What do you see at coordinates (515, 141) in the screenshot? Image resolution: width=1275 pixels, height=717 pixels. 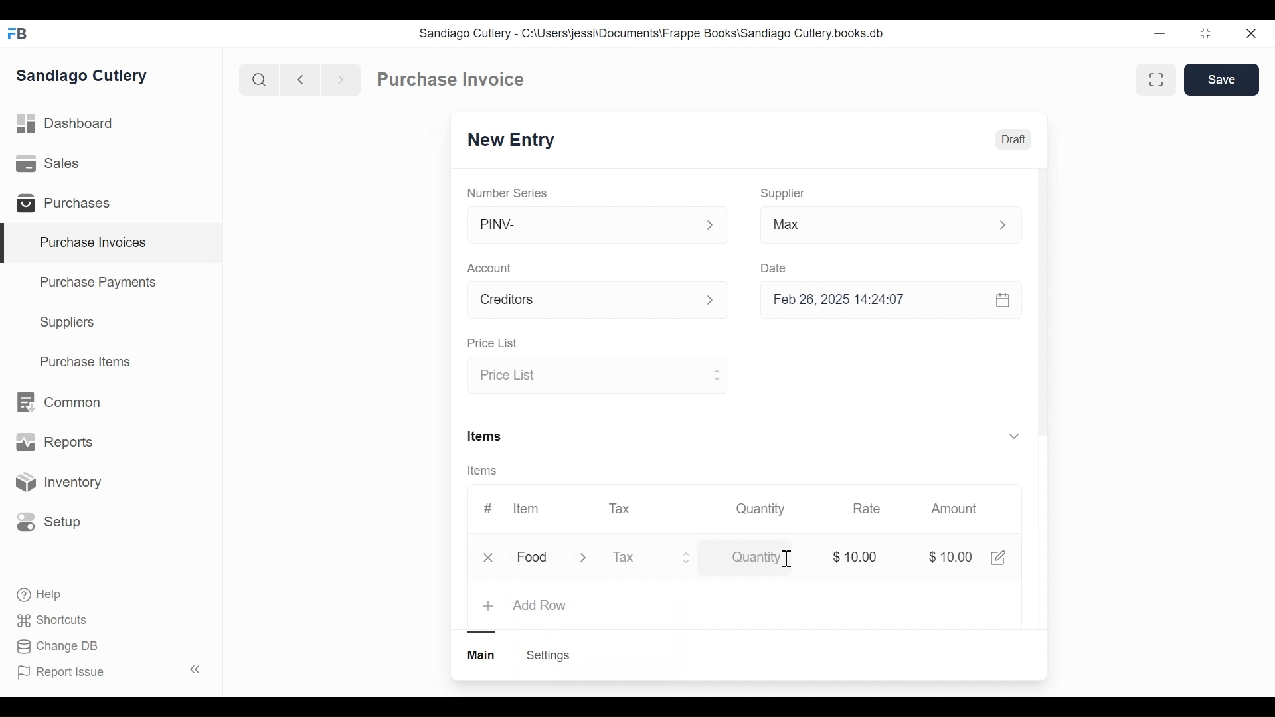 I see `New Entry` at bounding box center [515, 141].